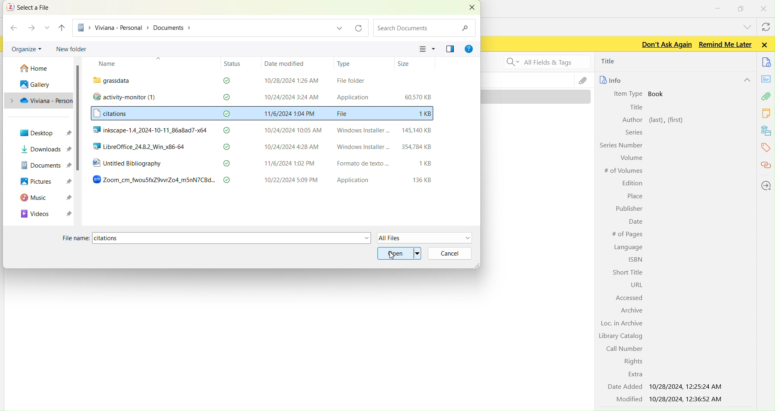 This screenshot has height=411, width=775. I want to click on Date Added, so click(623, 387).